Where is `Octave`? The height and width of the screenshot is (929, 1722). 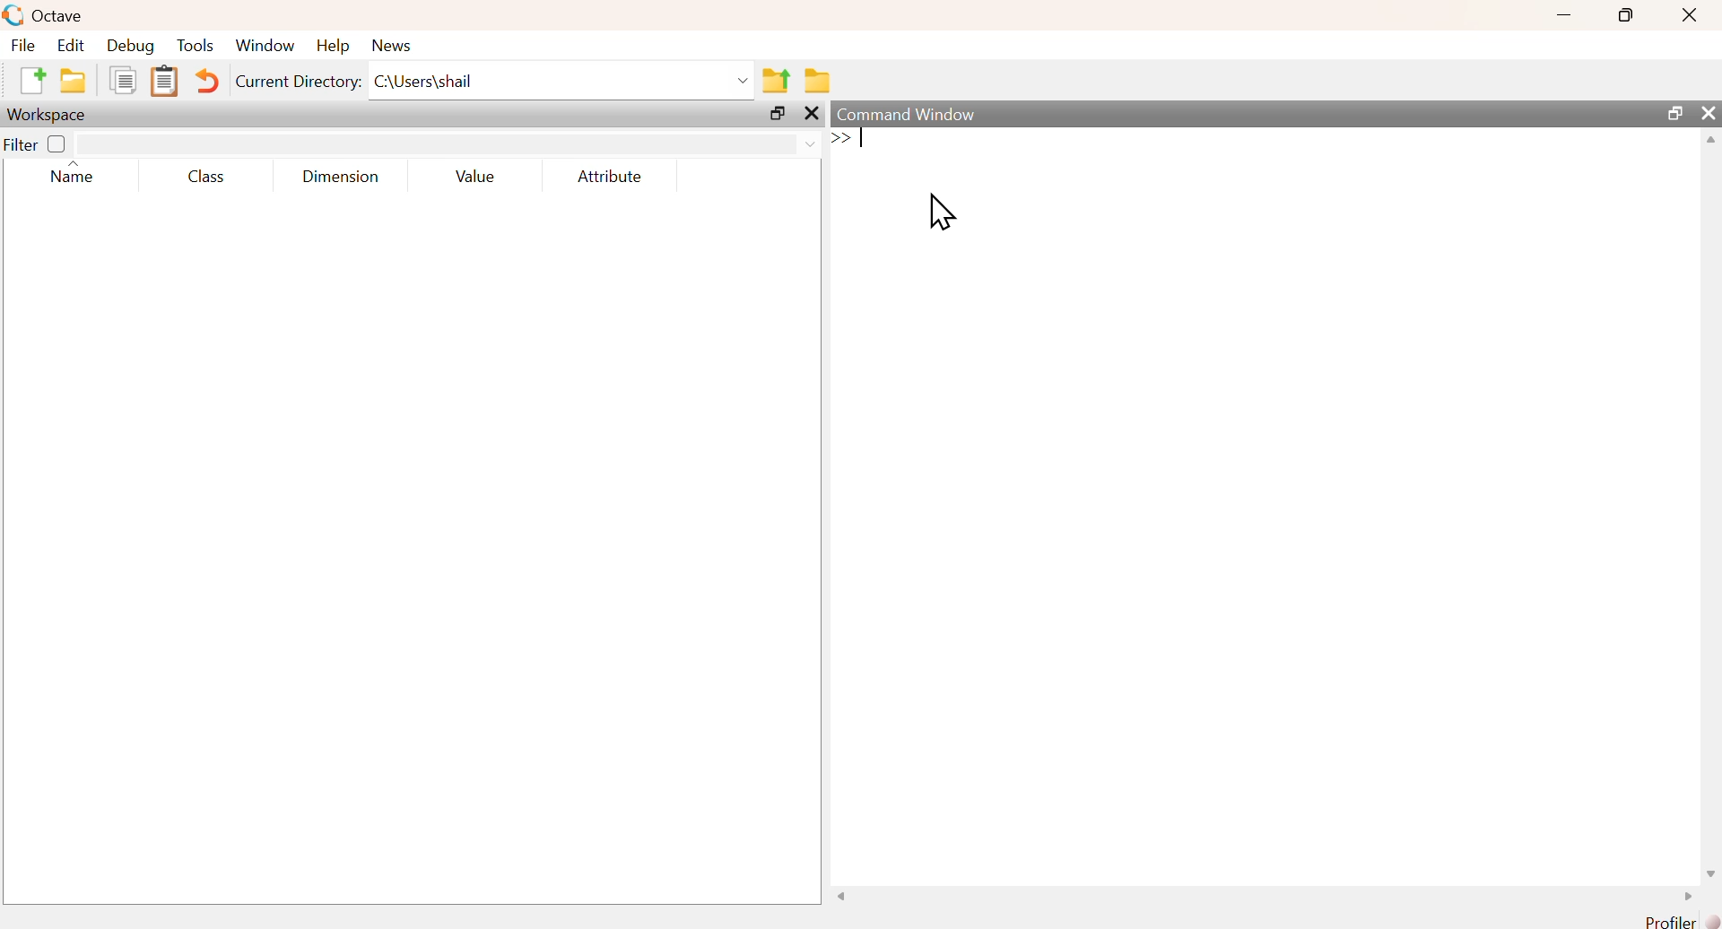
Octave is located at coordinates (61, 16).